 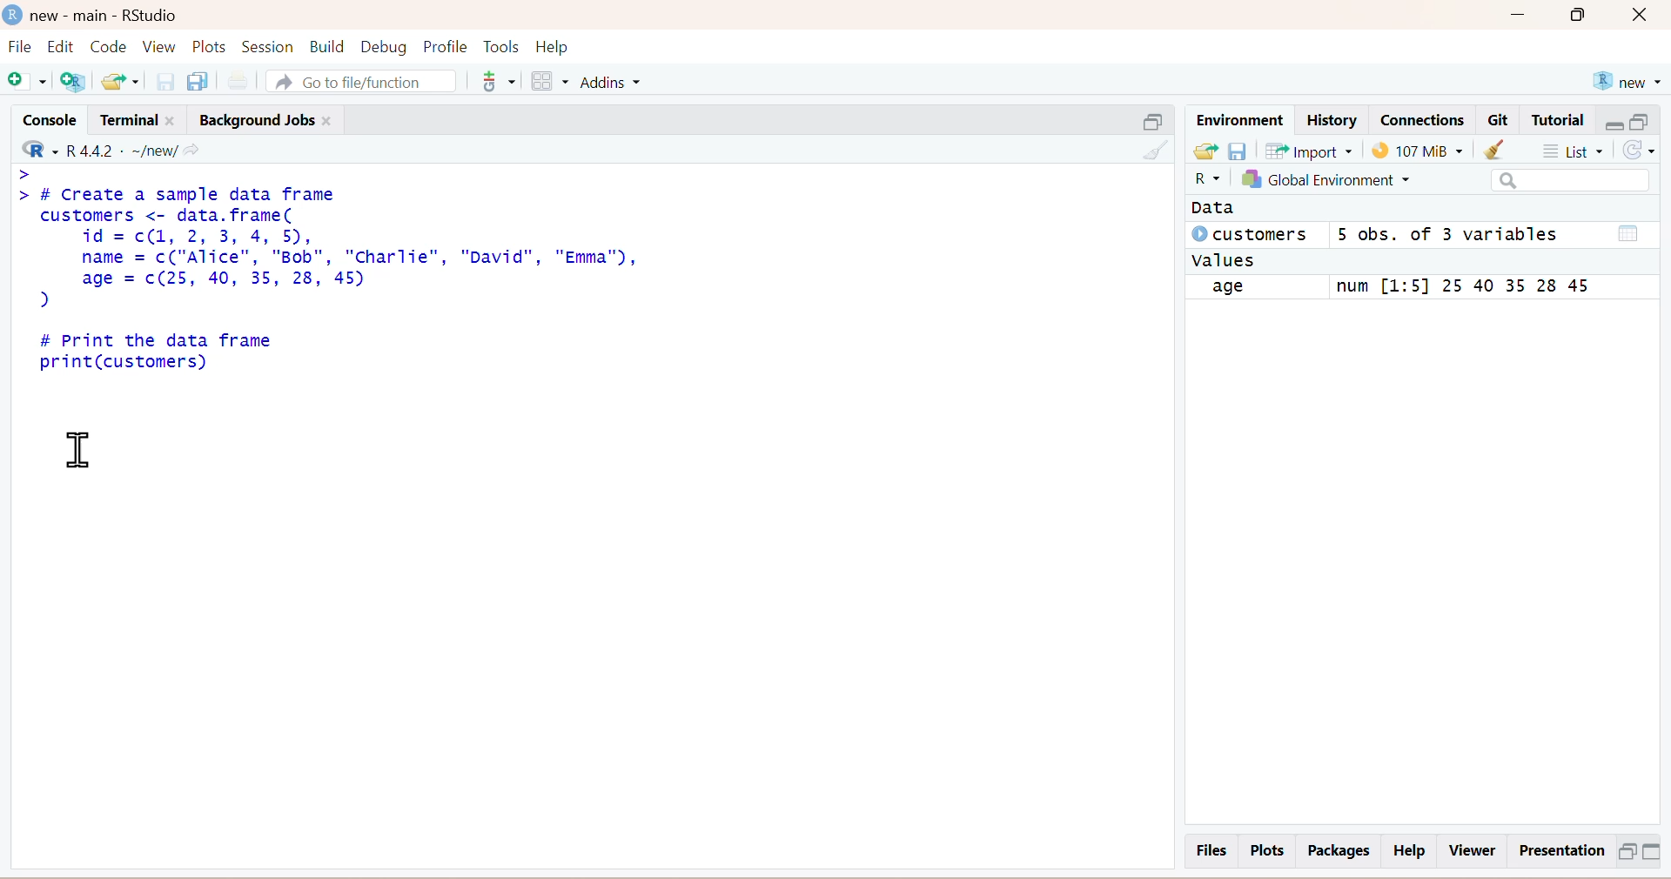 What do you see at coordinates (1238, 118) in the screenshot?
I see ` Environment` at bounding box center [1238, 118].